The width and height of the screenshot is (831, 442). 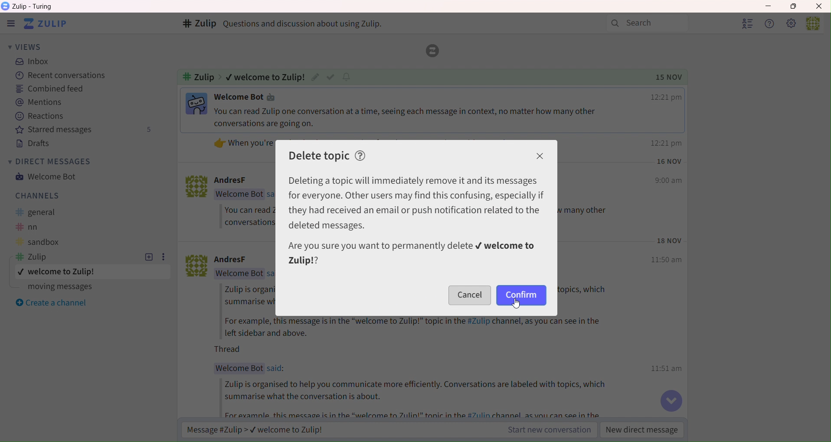 What do you see at coordinates (38, 102) in the screenshot?
I see `Mentions` at bounding box center [38, 102].